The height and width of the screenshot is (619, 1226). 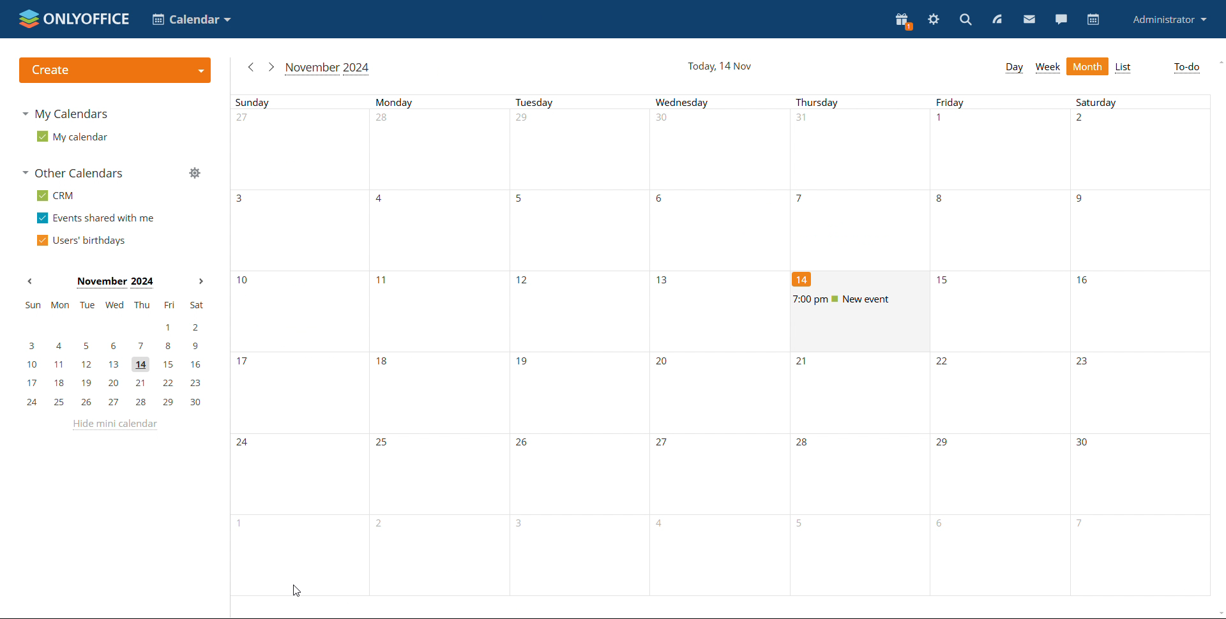 What do you see at coordinates (902, 21) in the screenshot?
I see `present` at bounding box center [902, 21].